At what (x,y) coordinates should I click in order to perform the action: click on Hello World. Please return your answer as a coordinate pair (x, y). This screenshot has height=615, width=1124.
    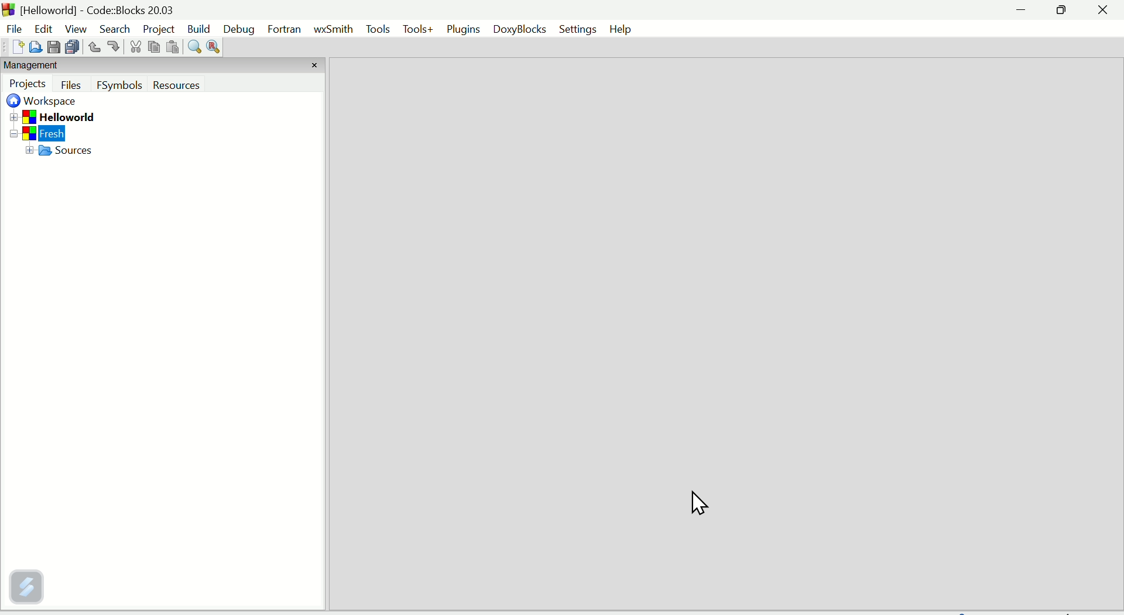
    Looking at the image, I should click on (69, 116).